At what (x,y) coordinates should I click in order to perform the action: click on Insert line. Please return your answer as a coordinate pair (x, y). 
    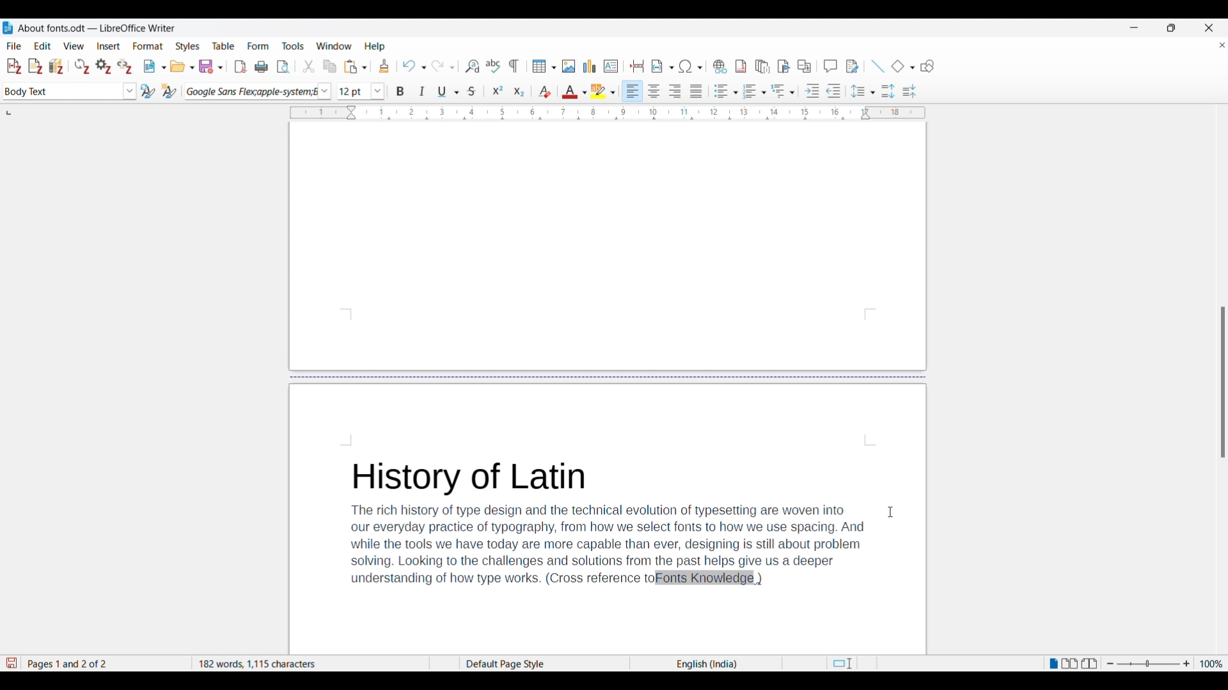
    Looking at the image, I should click on (878, 66).